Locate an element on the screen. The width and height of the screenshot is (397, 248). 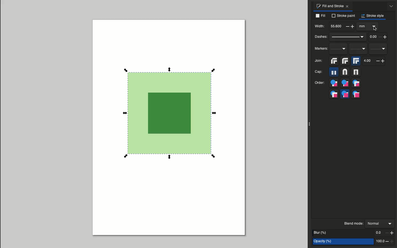
Fill, stroke, markers is located at coordinates (334, 83).